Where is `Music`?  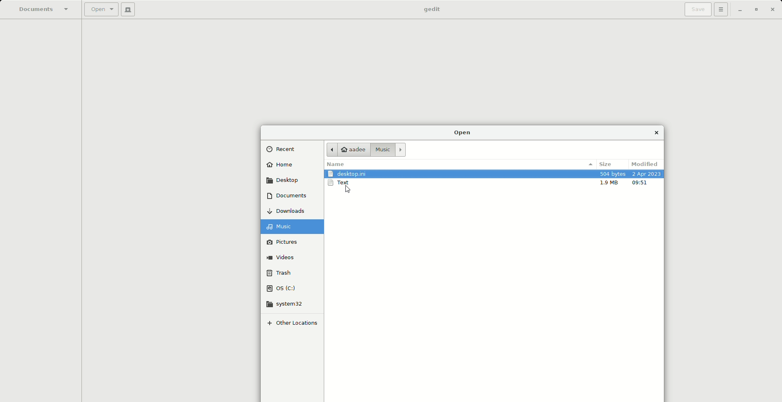 Music is located at coordinates (293, 226).